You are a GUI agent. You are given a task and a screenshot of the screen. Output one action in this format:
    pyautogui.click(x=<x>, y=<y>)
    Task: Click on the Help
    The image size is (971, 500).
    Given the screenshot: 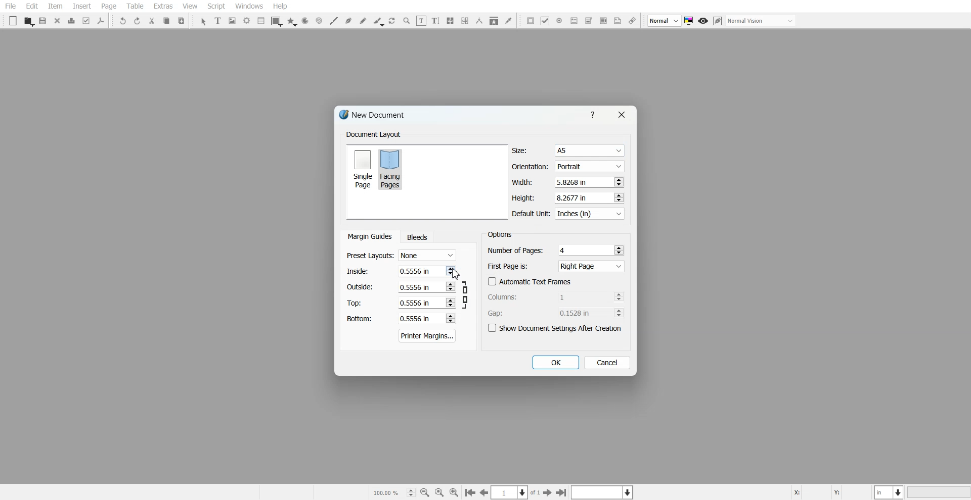 What is the action you would take?
    pyautogui.click(x=280, y=6)
    